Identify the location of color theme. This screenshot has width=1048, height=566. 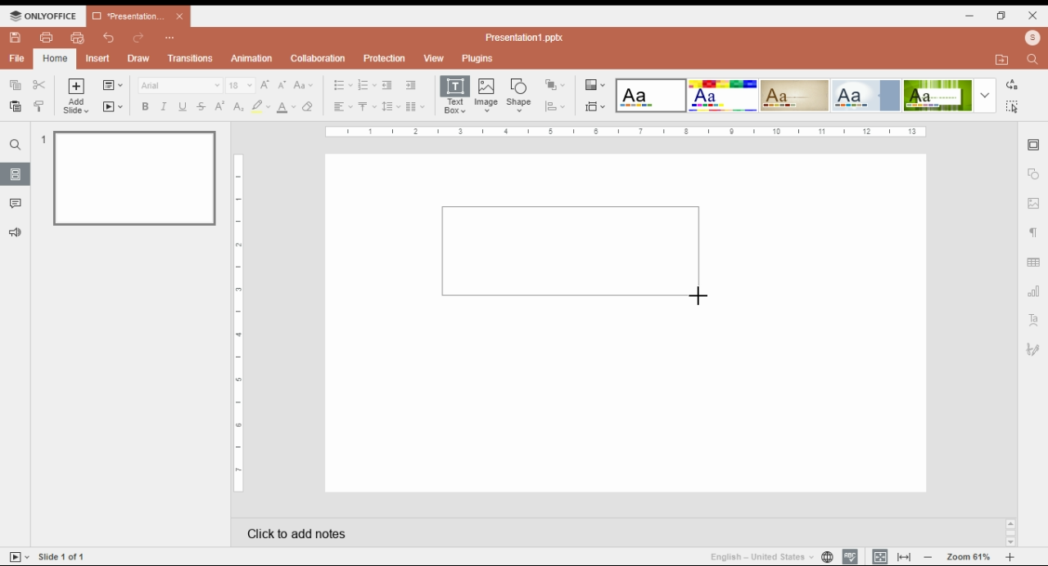
(651, 96).